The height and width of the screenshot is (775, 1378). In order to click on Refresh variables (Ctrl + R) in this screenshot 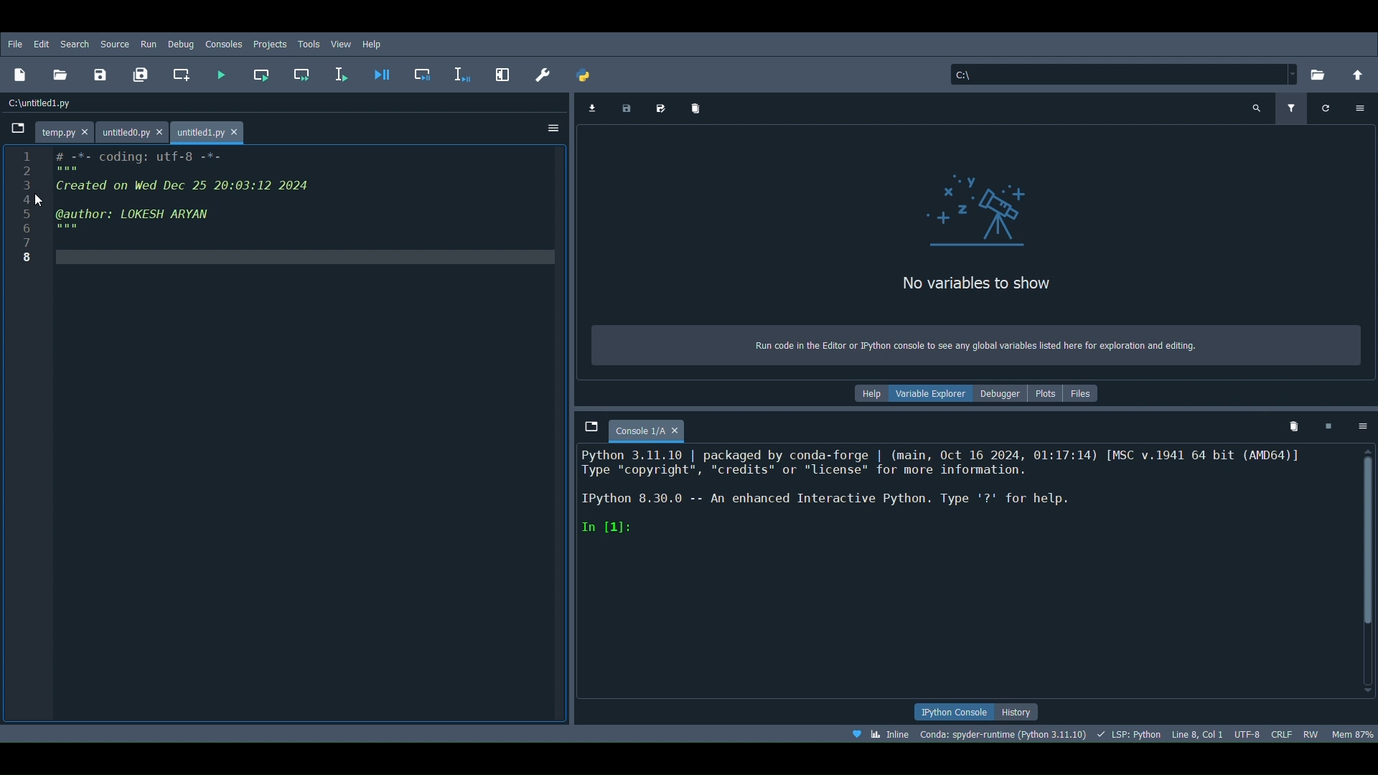, I will do `click(1326, 109)`.